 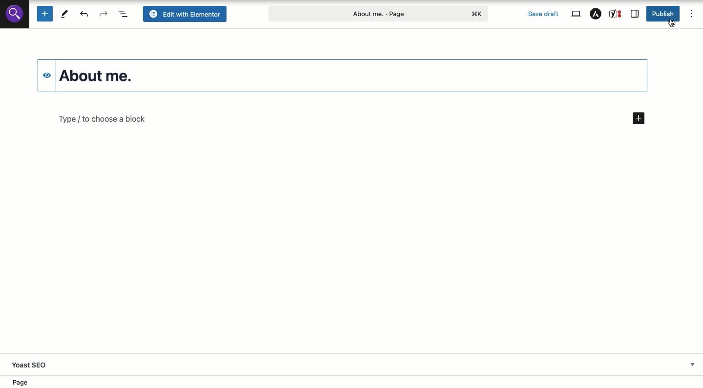 What do you see at coordinates (380, 13) in the screenshot?
I see `About me - Page` at bounding box center [380, 13].